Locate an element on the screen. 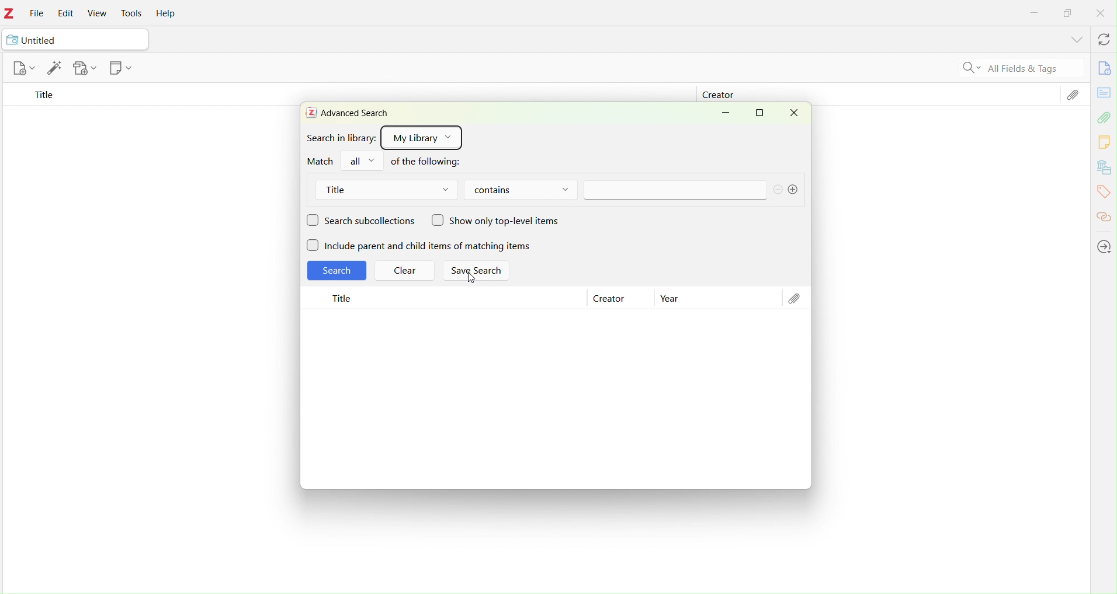 The height and width of the screenshot is (594, 1117). Title is located at coordinates (337, 298).